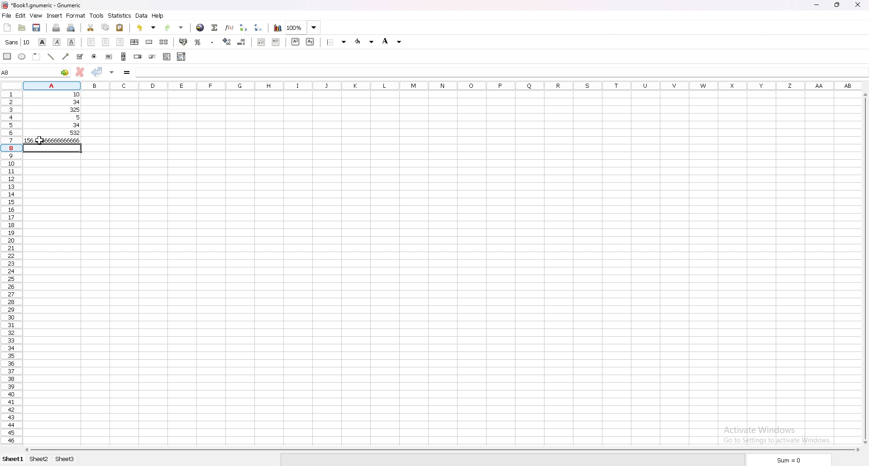 This screenshot has height=466, width=869. Describe the element at coordinates (20, 16) in the screenshot. I see `edit` at that location.